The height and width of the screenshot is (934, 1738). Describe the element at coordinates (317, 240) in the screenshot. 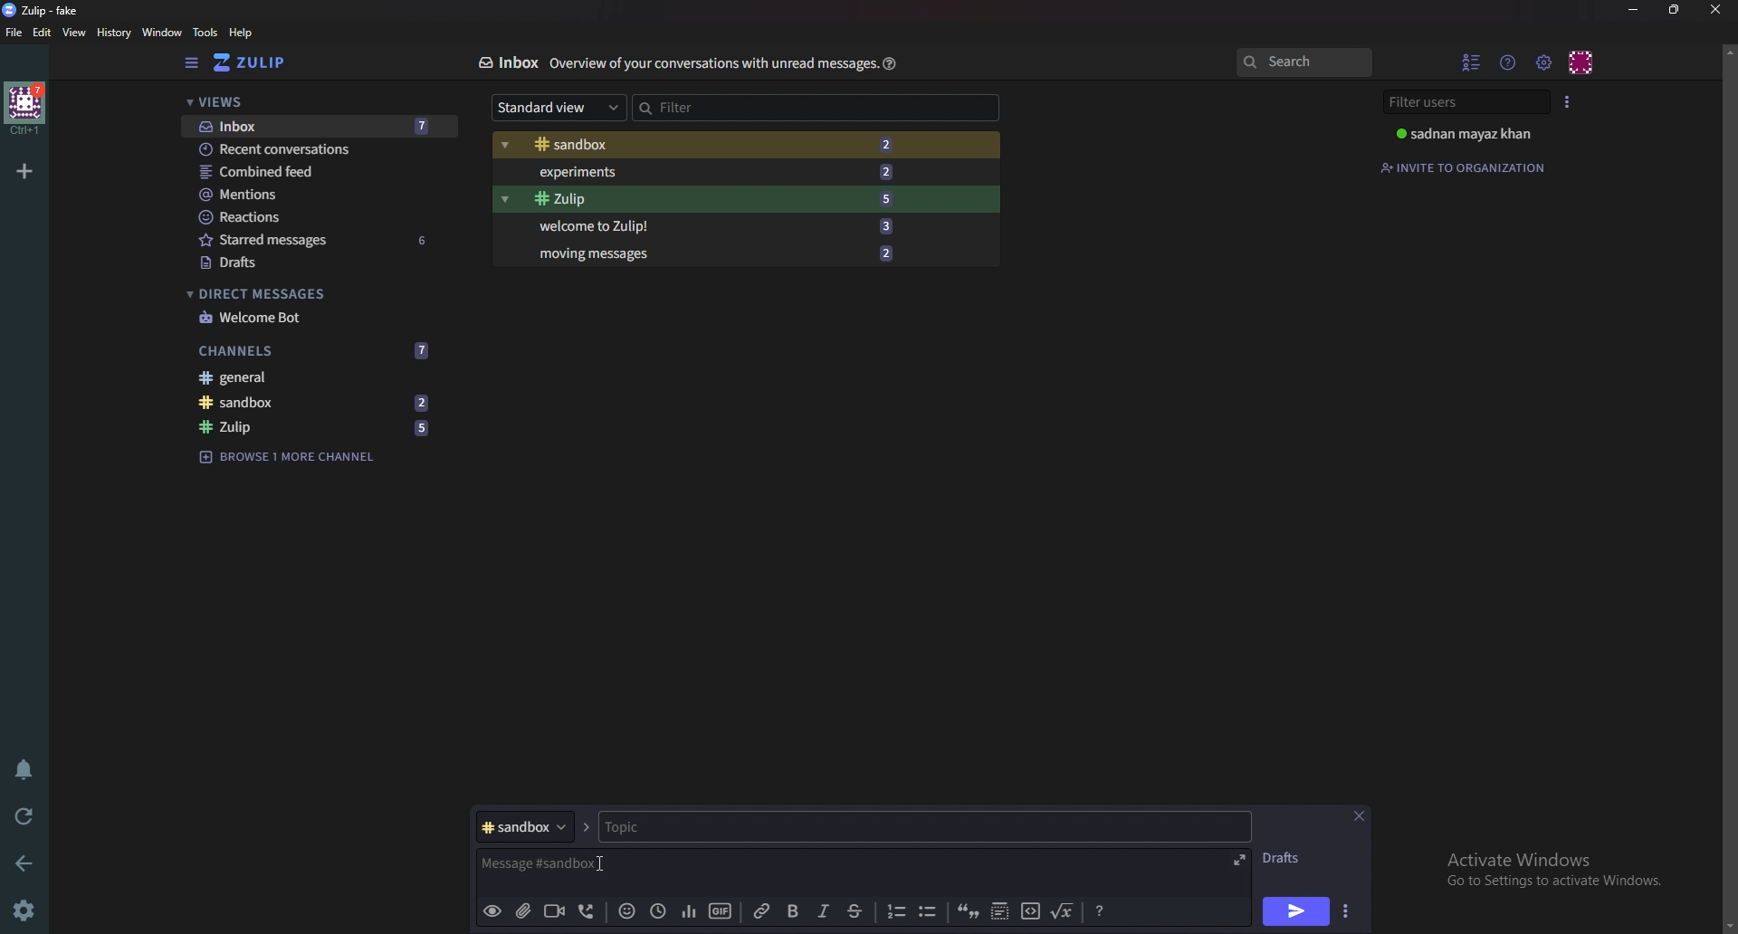

I see `Starred messages` at that location.